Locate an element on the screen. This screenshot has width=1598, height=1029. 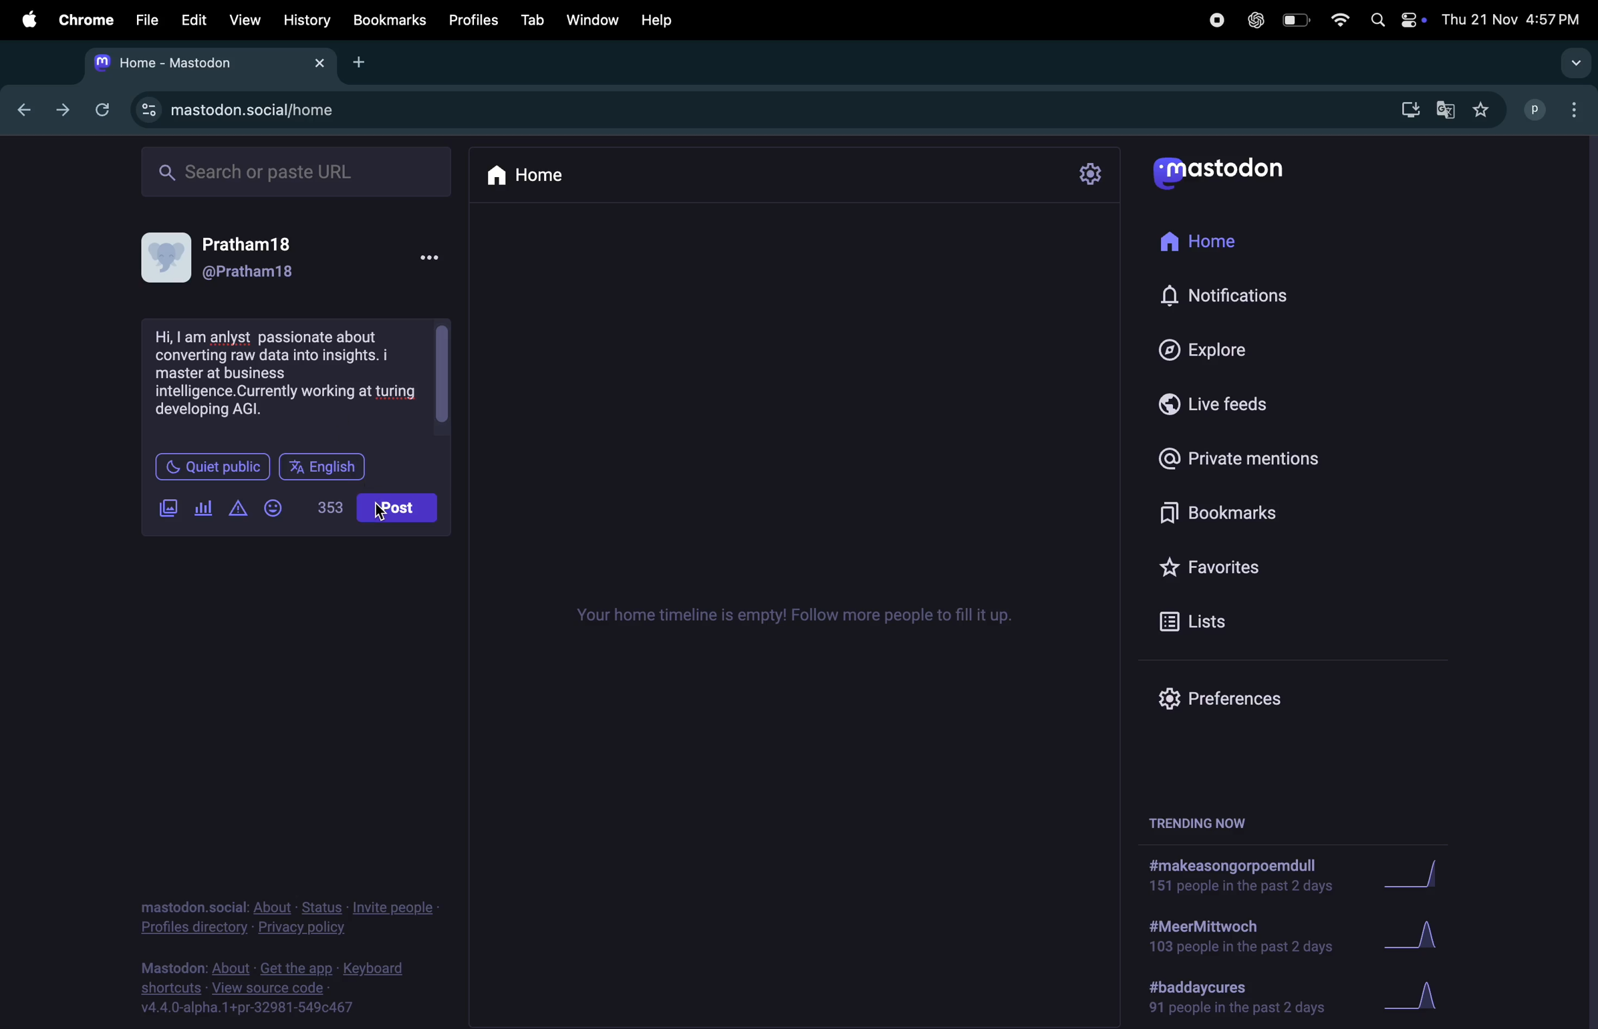
Add new tab is located at coordinates (360, 61).